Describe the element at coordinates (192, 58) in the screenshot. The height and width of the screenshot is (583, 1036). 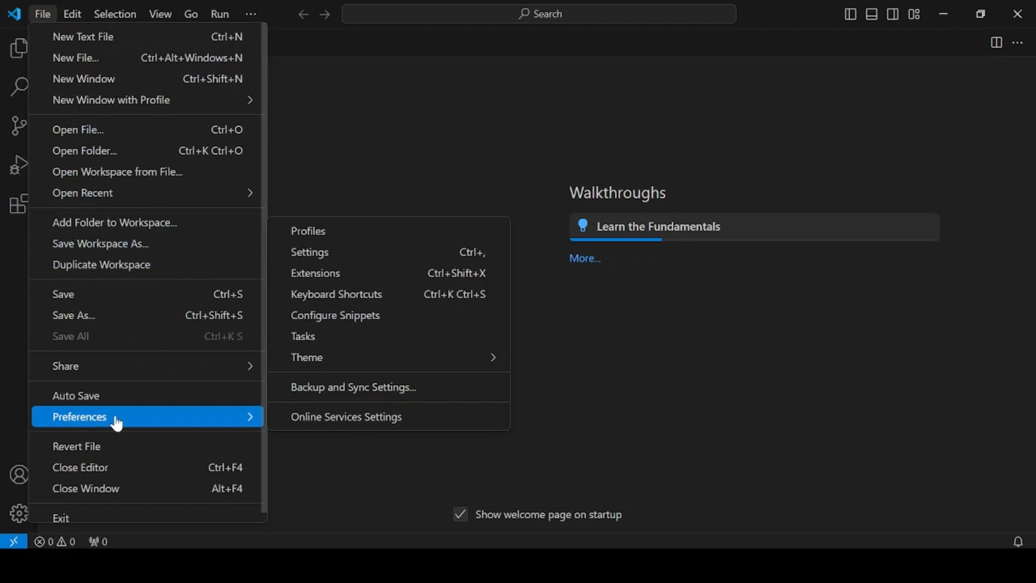
I see `ctrl+Alt+Windows+N` at that location.